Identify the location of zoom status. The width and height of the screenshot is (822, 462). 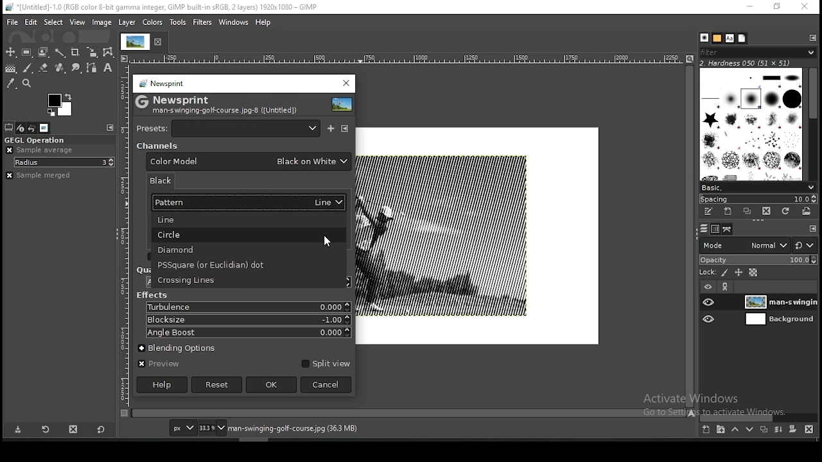
(211, 427).